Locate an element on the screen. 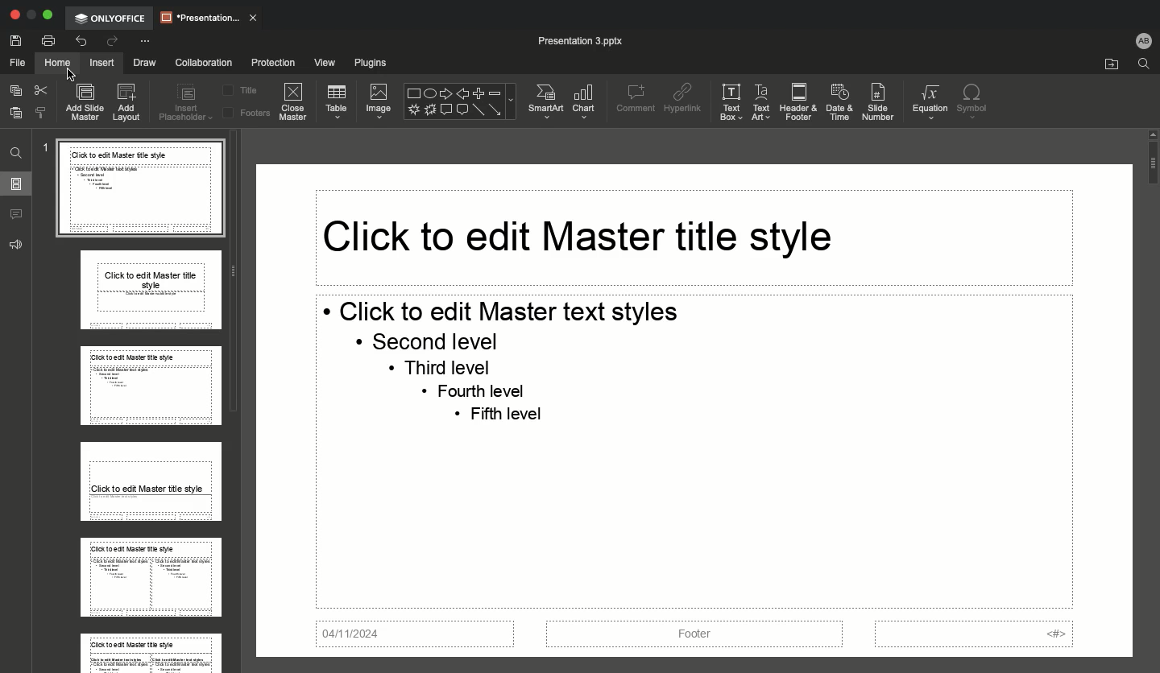 The image size is (1160, 673). Add slide master is located at coordinates (83, 101).